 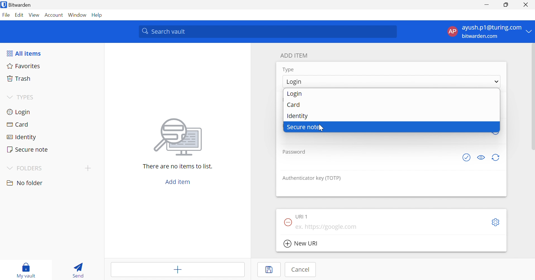 What do you see at coordinates (26, 183) in the screenshot?
I see `No folder` at bounding box center [26, 183].